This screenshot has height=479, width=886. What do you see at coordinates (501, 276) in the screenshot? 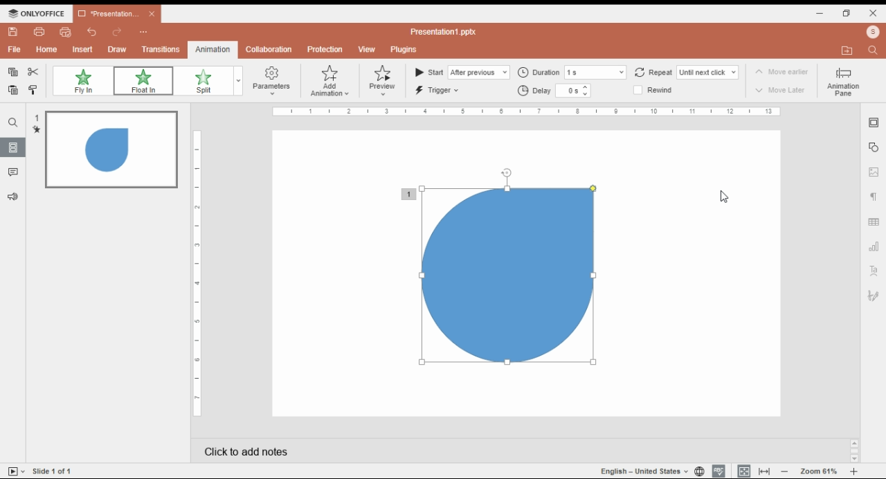
I see `shape` at bounding box center [501, 276].